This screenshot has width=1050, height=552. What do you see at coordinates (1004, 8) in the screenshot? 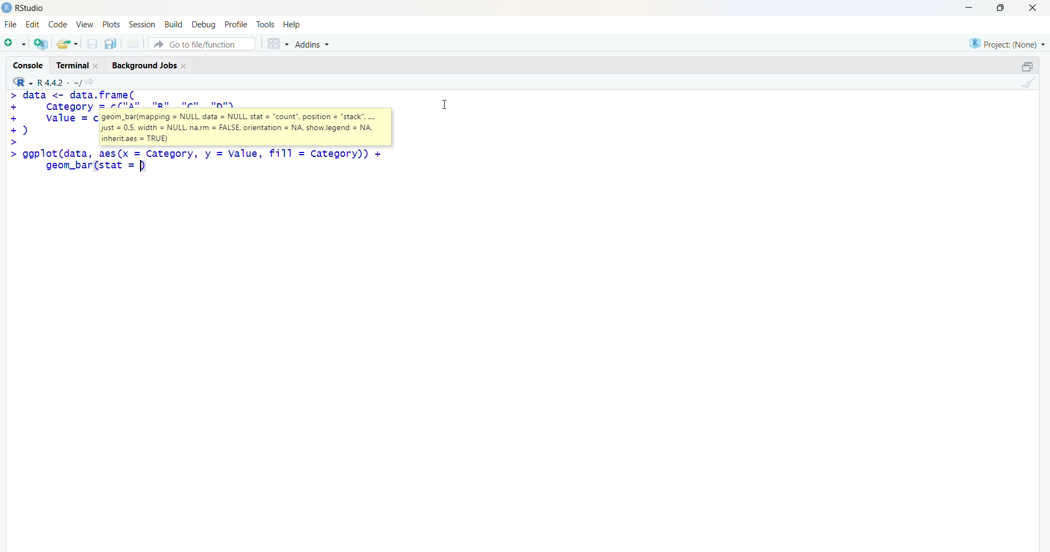
I see `maximize` at bounding box center [1004, 8].